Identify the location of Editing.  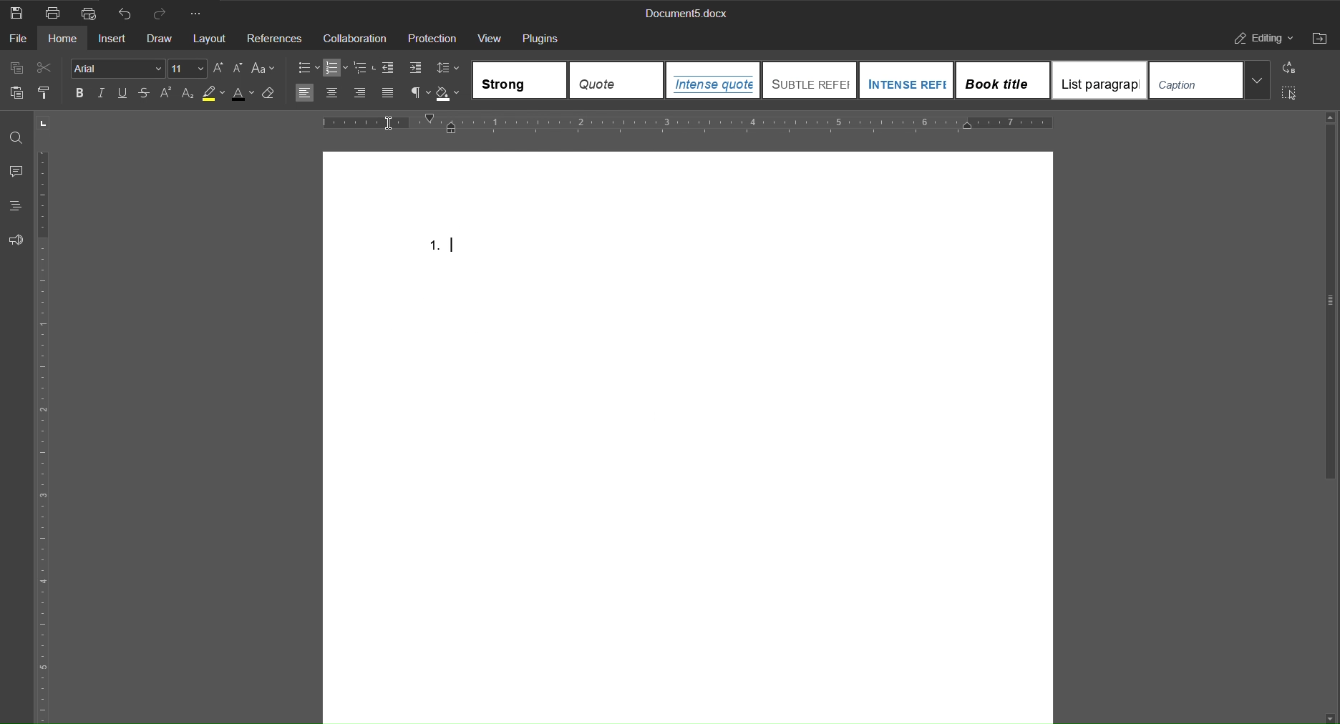
(1261, 38).